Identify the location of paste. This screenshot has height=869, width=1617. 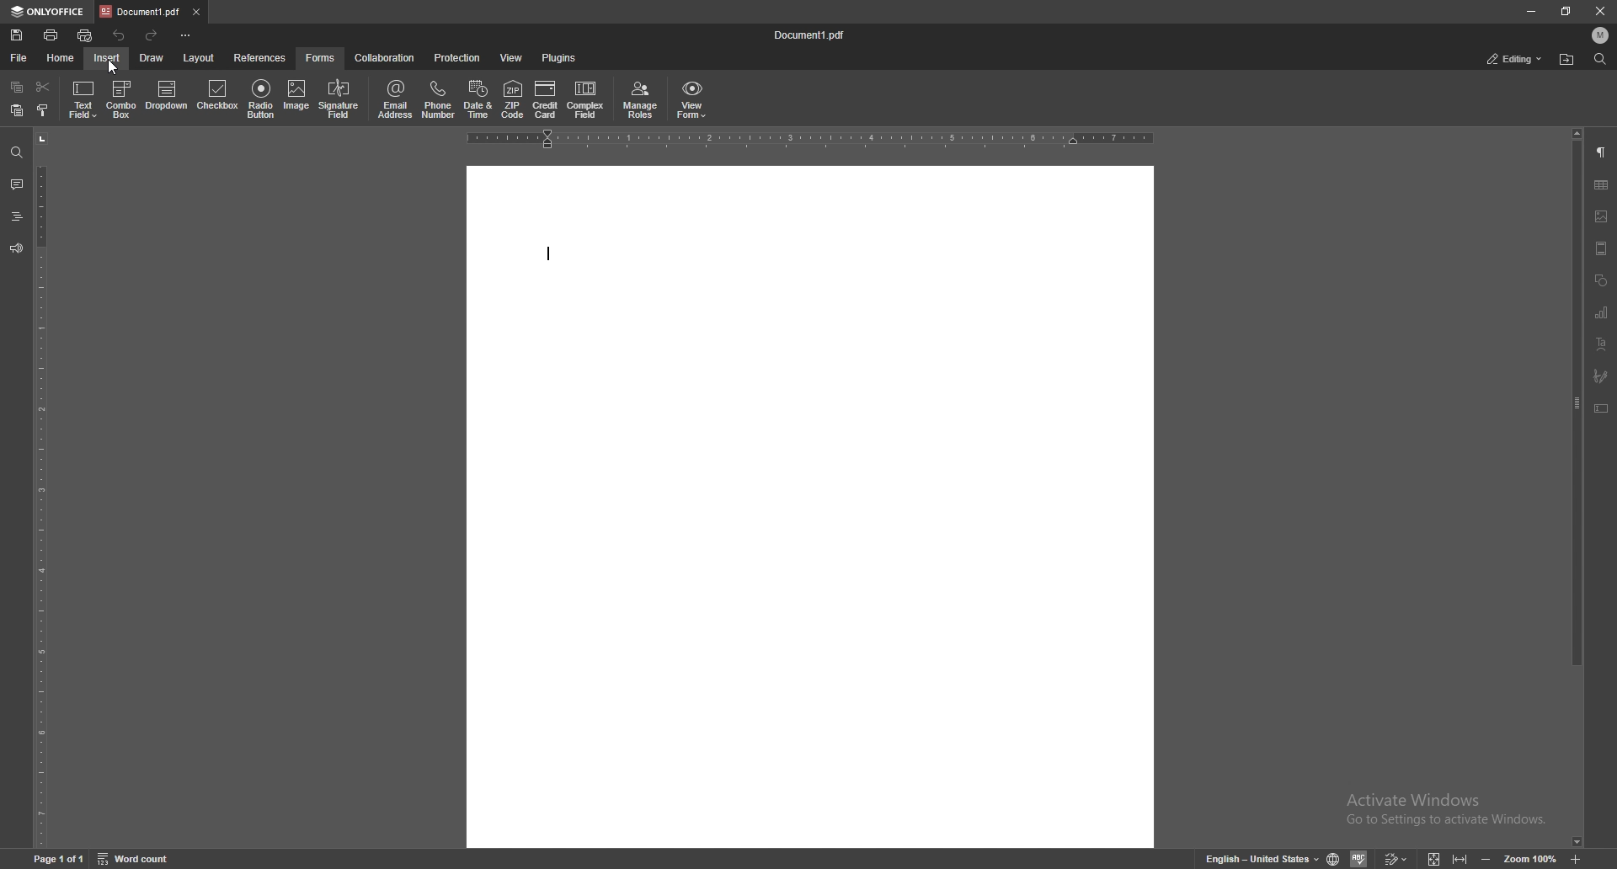
(18, 111).